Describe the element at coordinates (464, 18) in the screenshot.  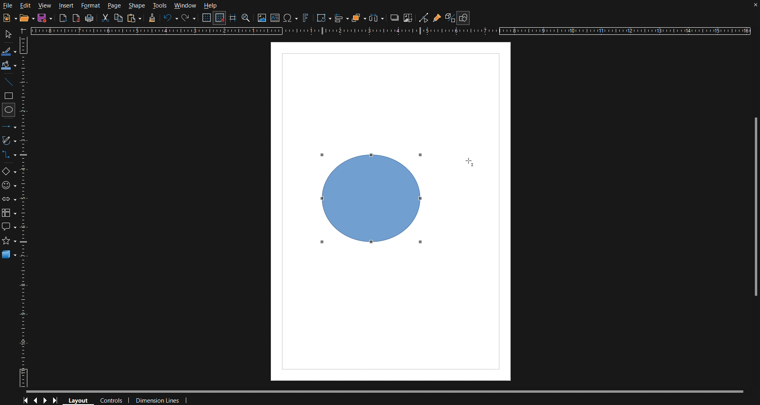
I see `Show Draw Functions` at that location.